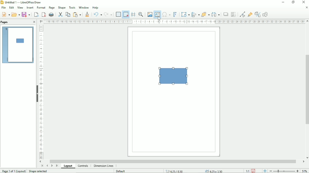 The image size is (309, 173). I want to click on Undo, so click(97, 14).